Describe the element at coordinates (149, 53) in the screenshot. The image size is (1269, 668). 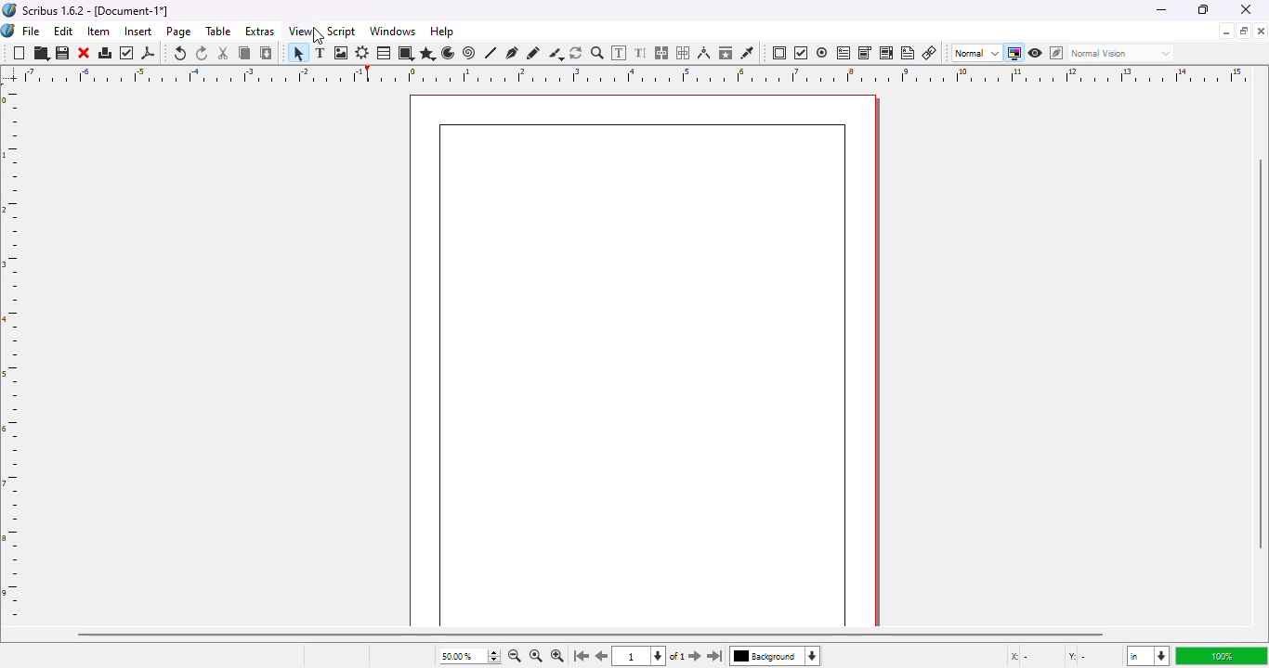
I see `export as PDF` at that location.